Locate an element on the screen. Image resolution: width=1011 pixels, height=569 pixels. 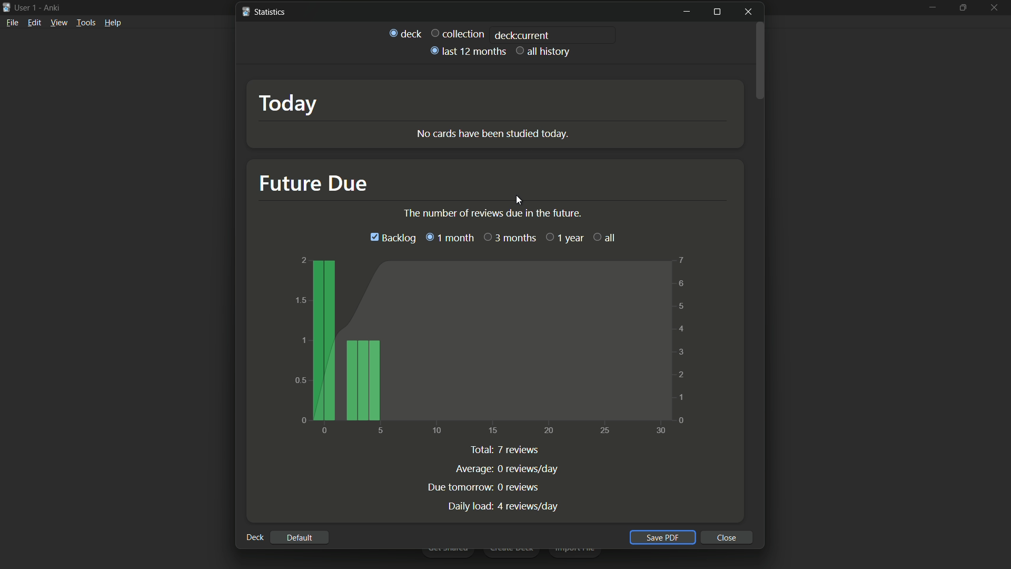
1 month is located at coordinates (448, 238).